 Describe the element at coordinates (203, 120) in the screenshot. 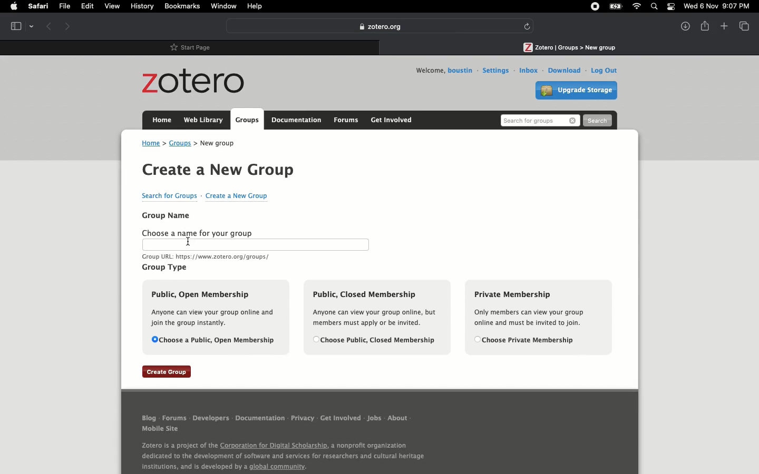

I see `Web library` at that location.